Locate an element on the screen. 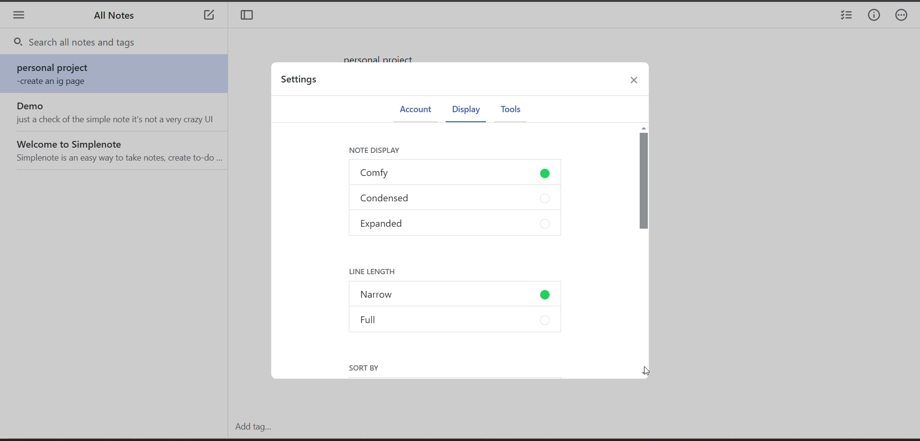 Image resolution: width=920 pixels, height=441 pixels. data in current notes is located at coordinates (385, 55).